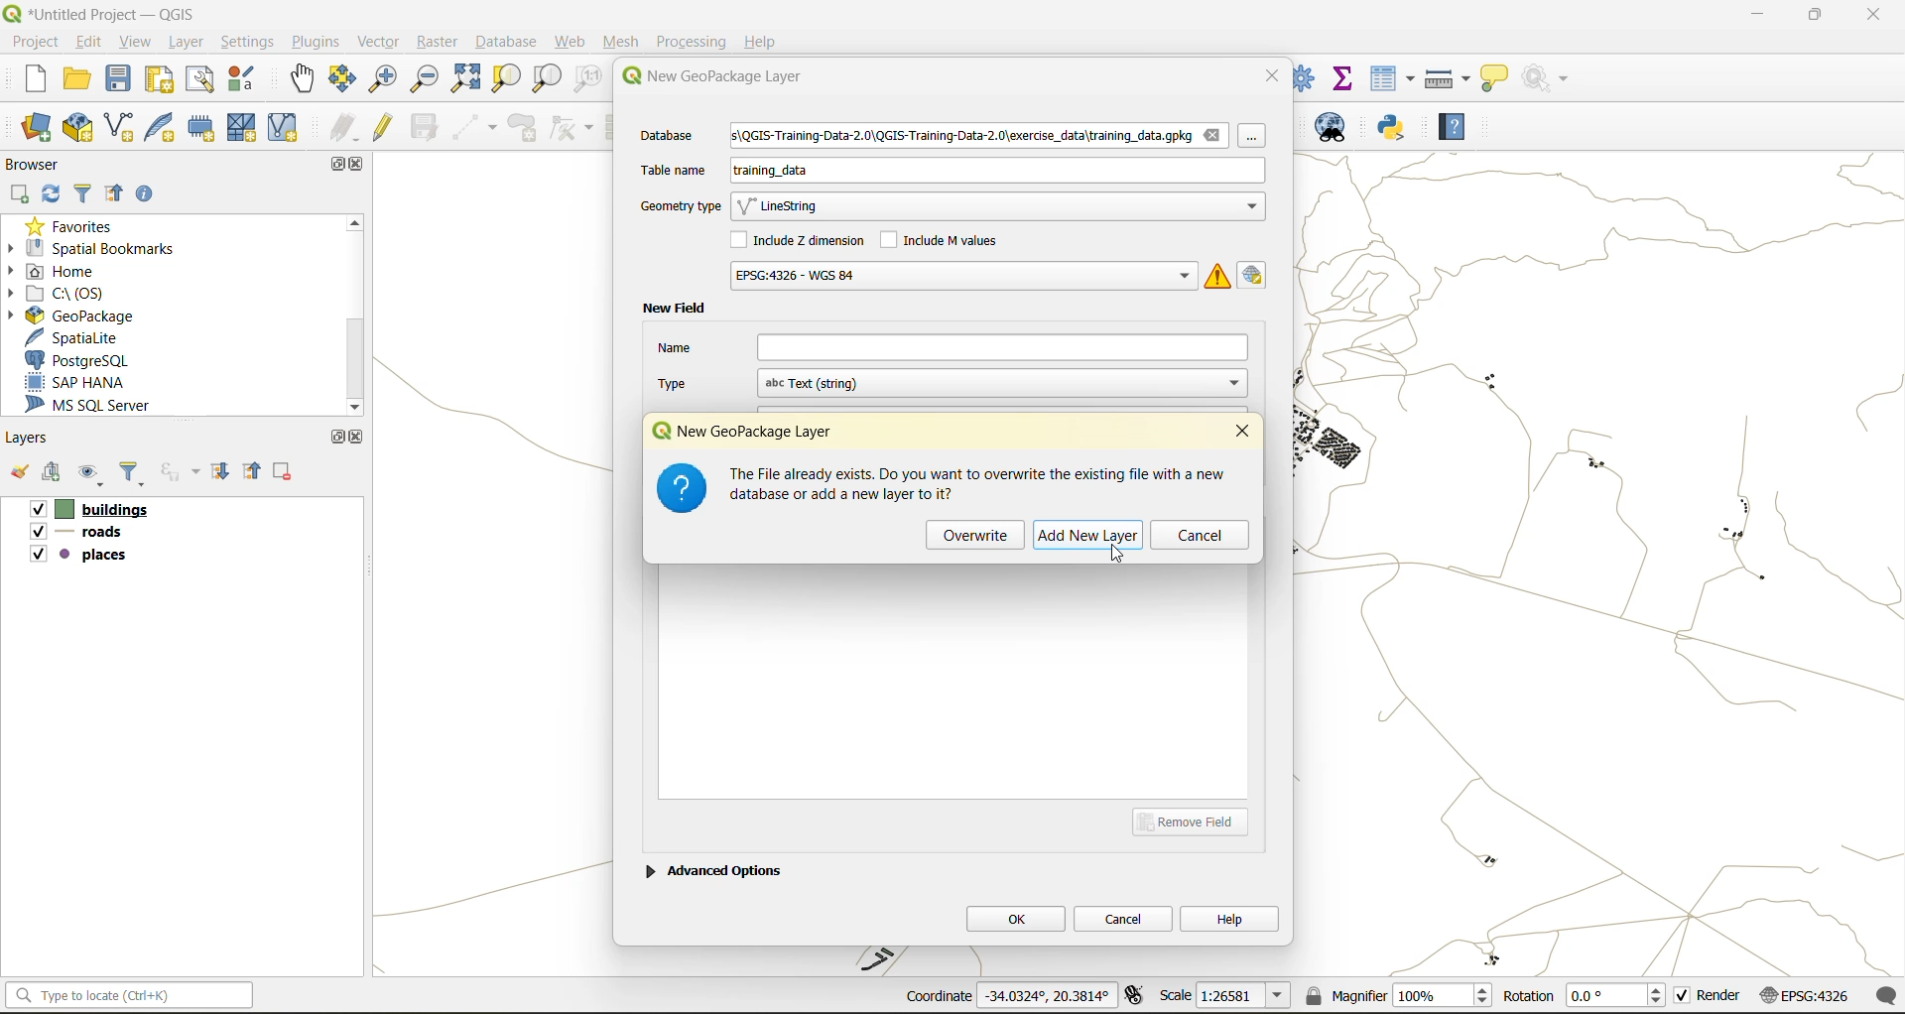 The height and width of the screenshot is (1014, 1905). Describe the element at coordinates (981, 483) in the screenshot. I see `The File already exists. Do you want to overwrite the existing file with a new
database or add a new layer to it?` at that location.